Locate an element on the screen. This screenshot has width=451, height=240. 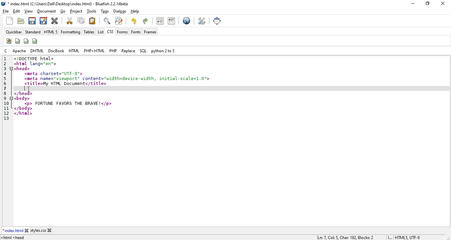
frames is located at coordinates (151, 32).